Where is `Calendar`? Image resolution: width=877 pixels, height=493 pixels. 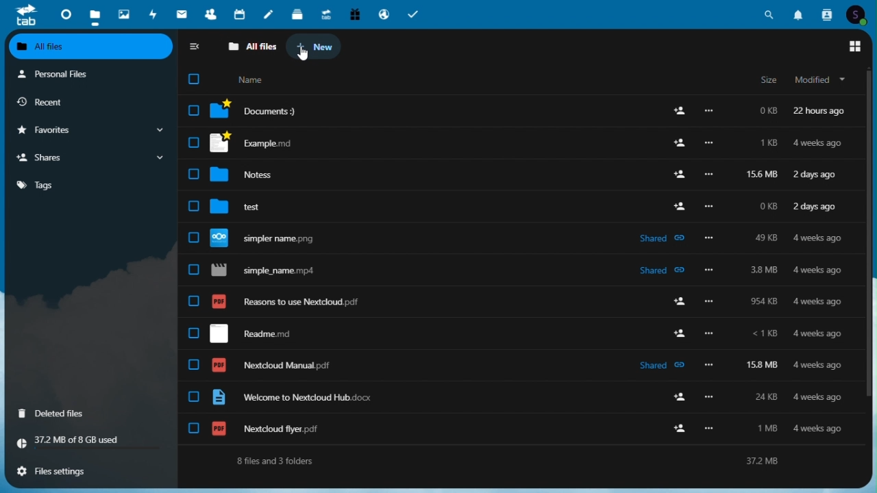 Calendar is located at coordinates (240, 14).